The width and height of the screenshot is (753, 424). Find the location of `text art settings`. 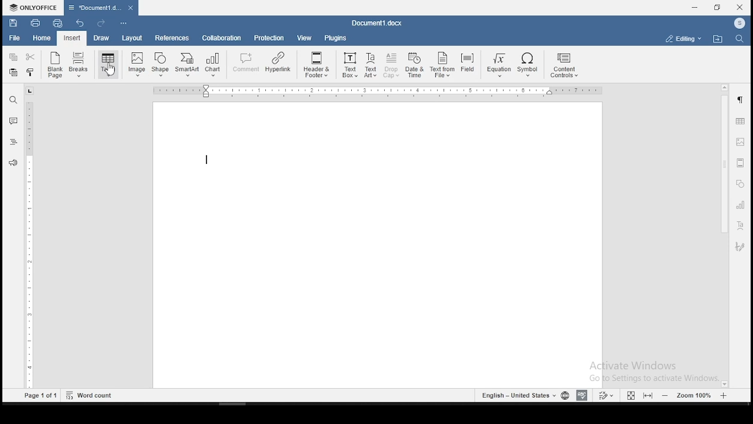

text art settings is located at coordinates (740, 227).